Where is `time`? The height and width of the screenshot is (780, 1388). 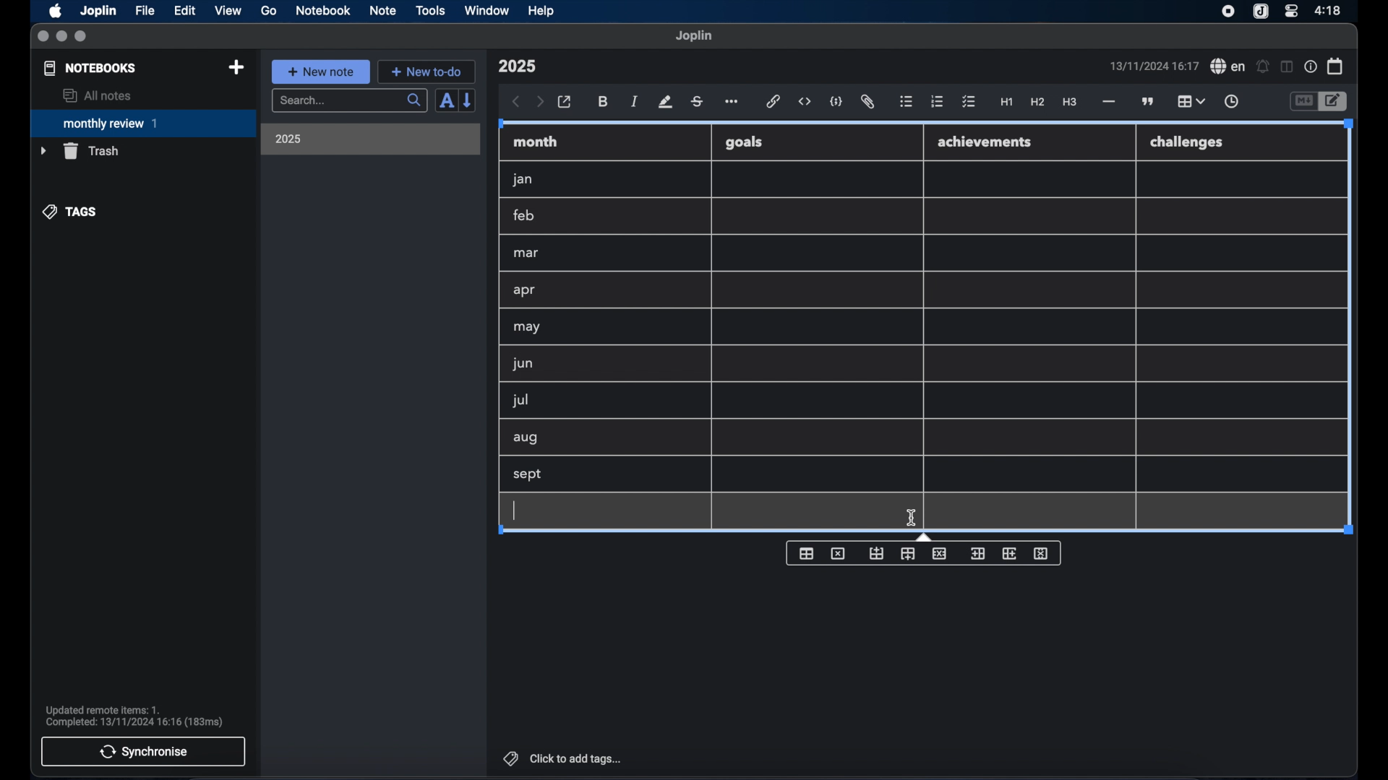
time is located at coordinates (1329, 10).